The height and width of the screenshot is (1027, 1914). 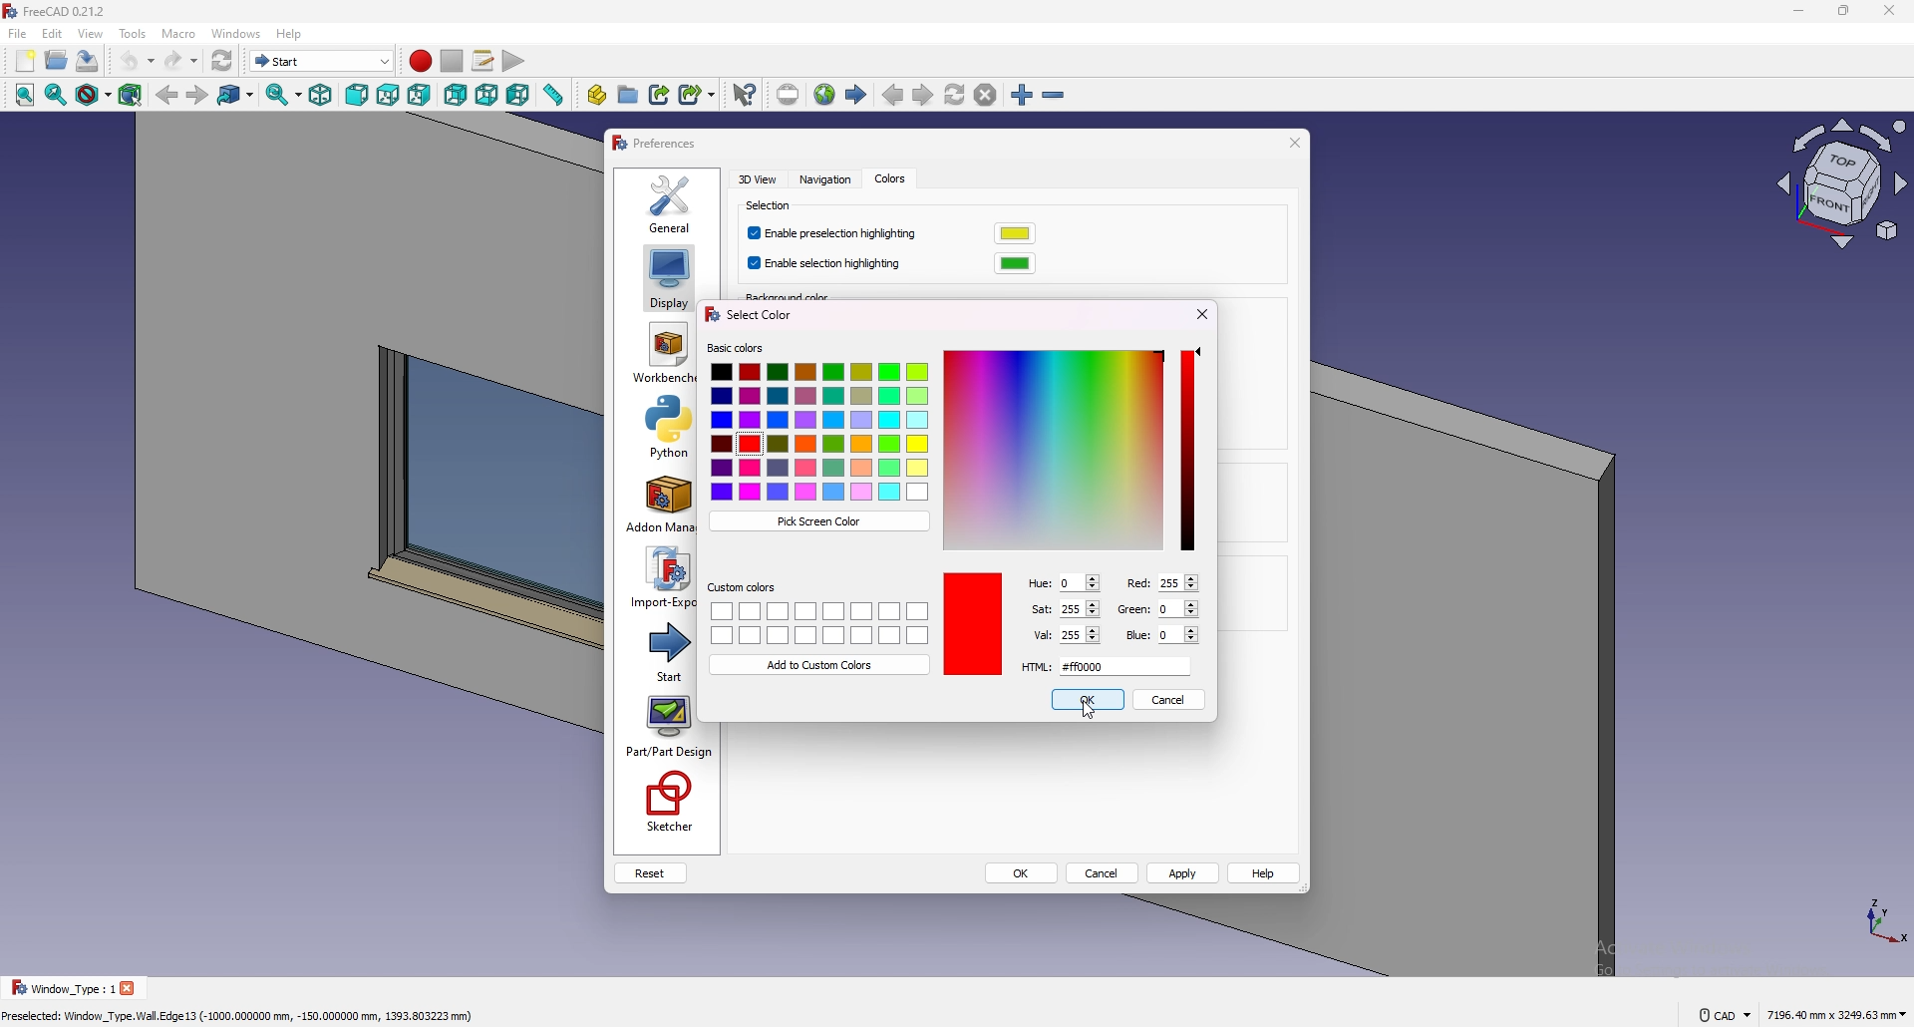 What do you see at coordinates (1843, 187) in the screenshot?
I see `view` at bounding box center [1843, 187].